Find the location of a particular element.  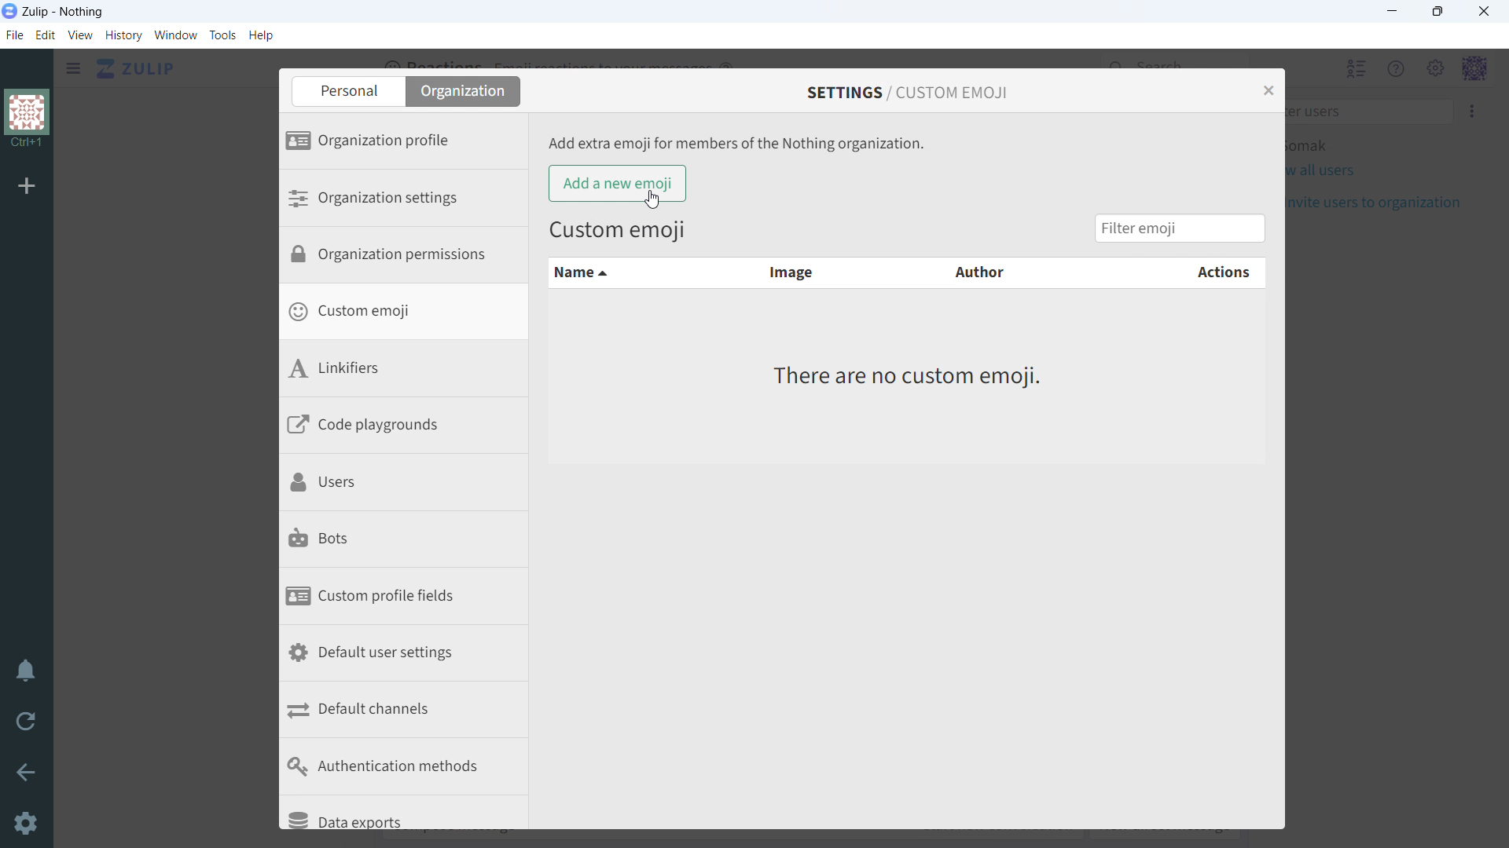

maximize is located at coordinates (1438, 12).